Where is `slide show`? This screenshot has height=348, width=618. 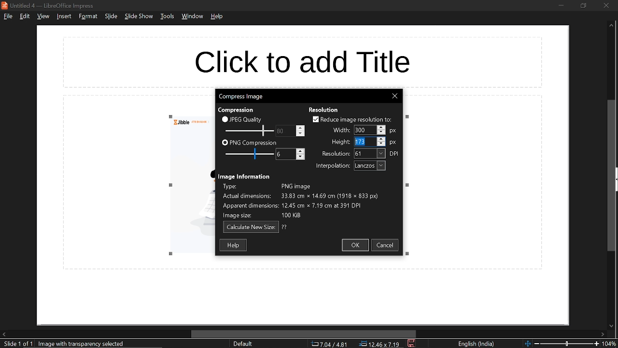
slide show is located at coordinates (139, 17).